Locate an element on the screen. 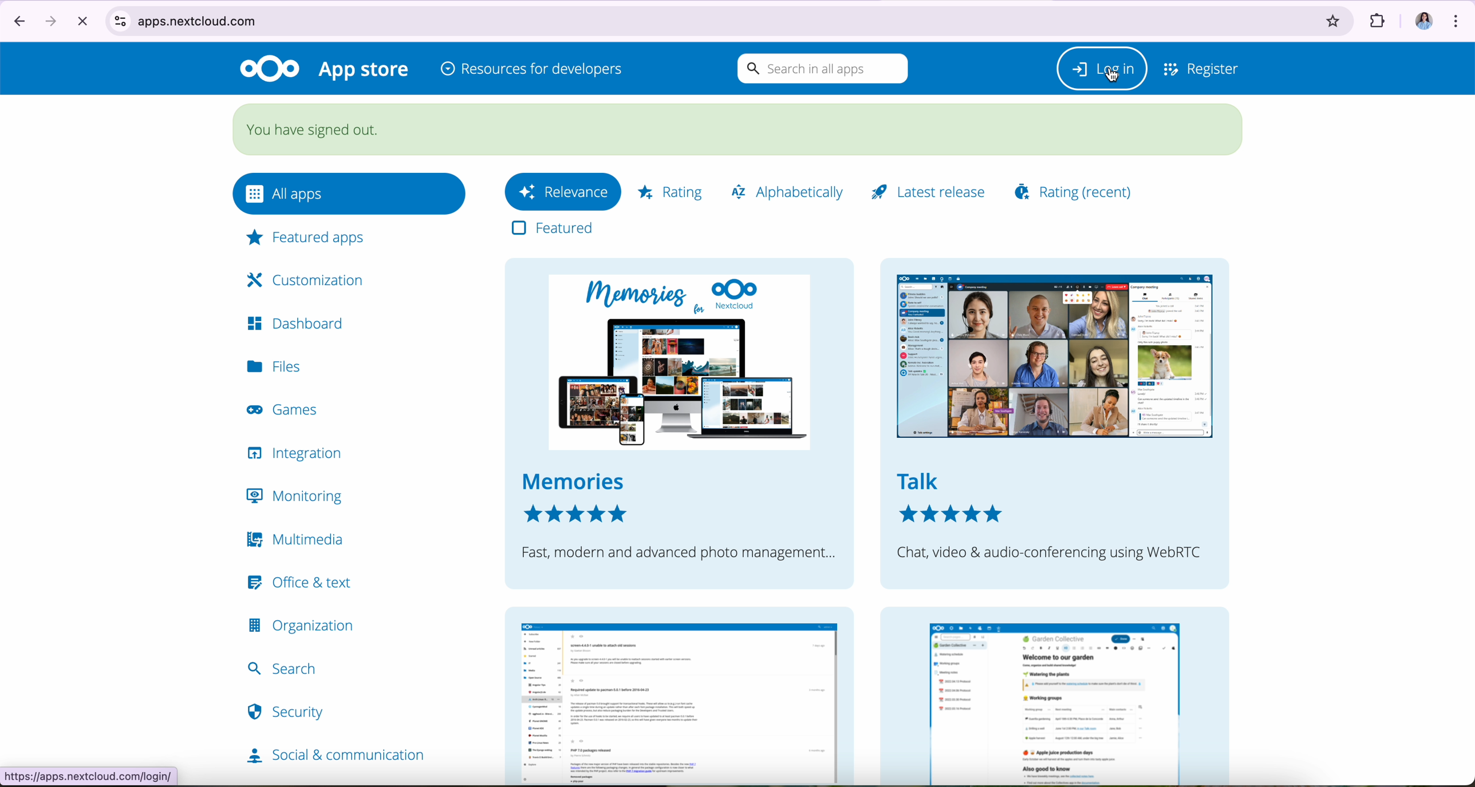 The width and height of the screenshot is (1475, 787). integration is located at coordinates (296, 452).